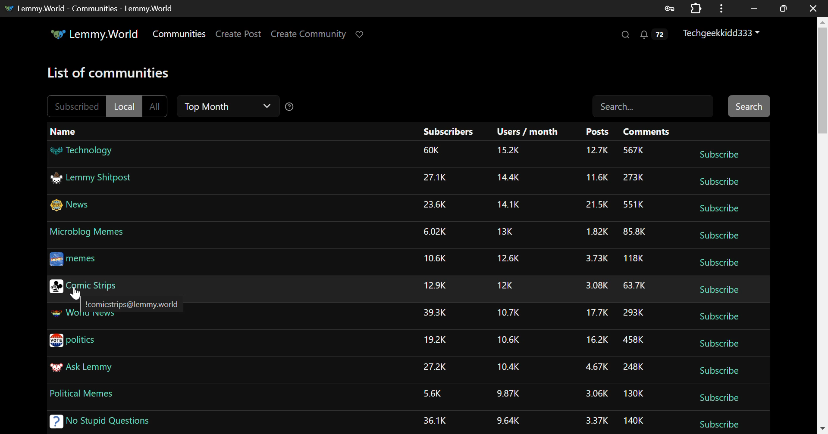 Image resolution: width=828 pixels, height=434 pixels. I want to click on Subscribe, so click(721, 370).